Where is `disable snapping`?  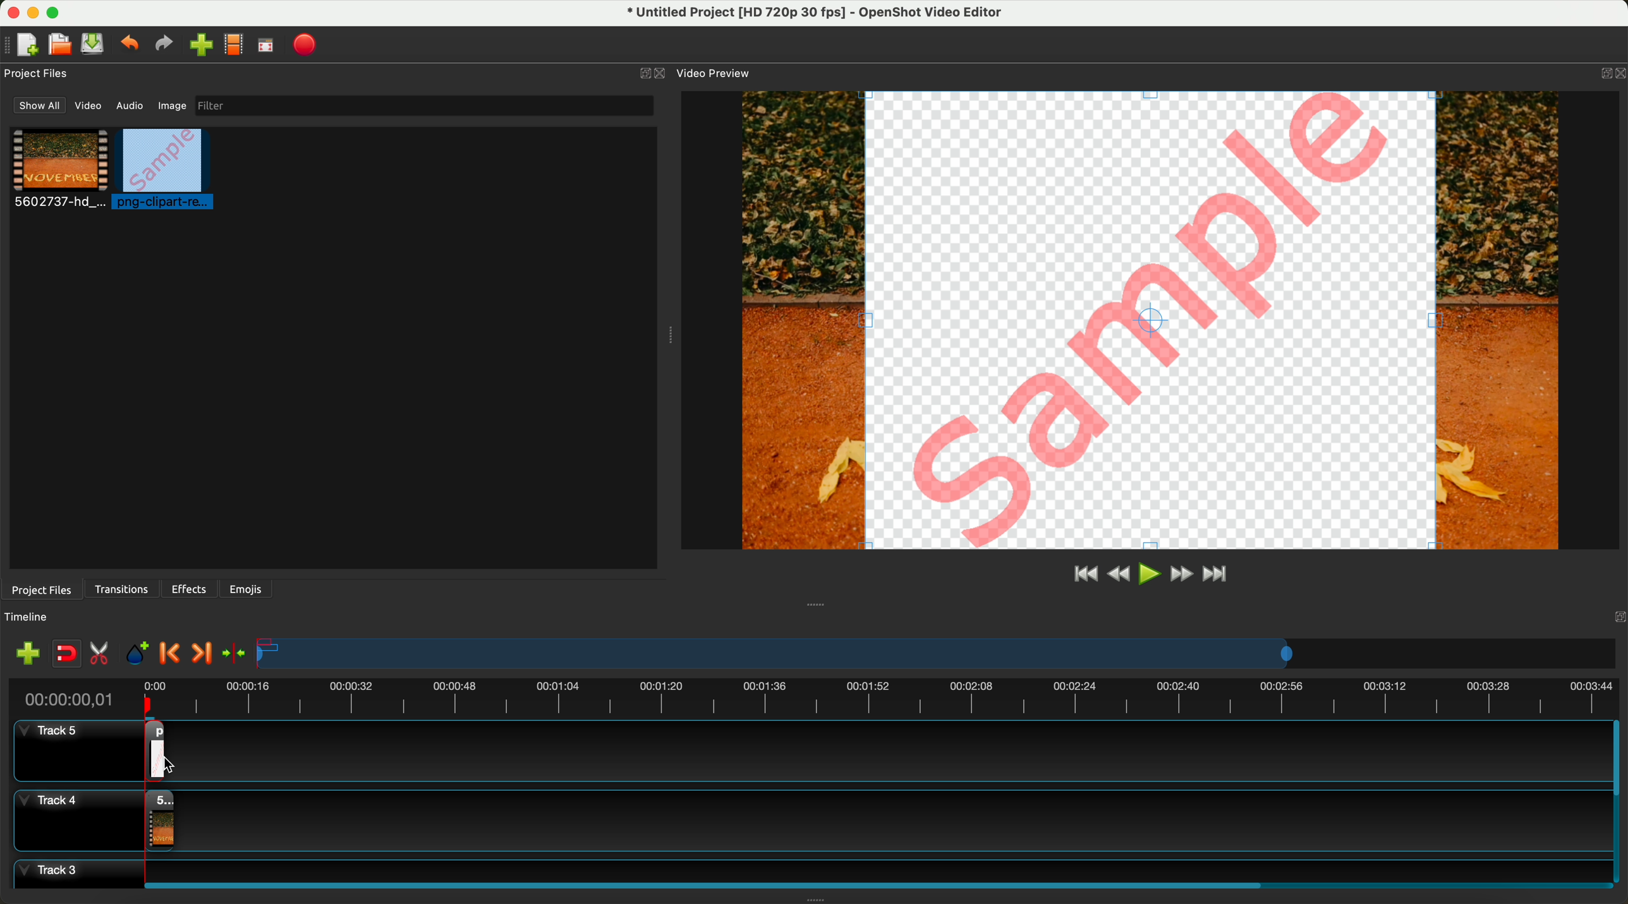 disable snapping is located at coordinates (67, 654).